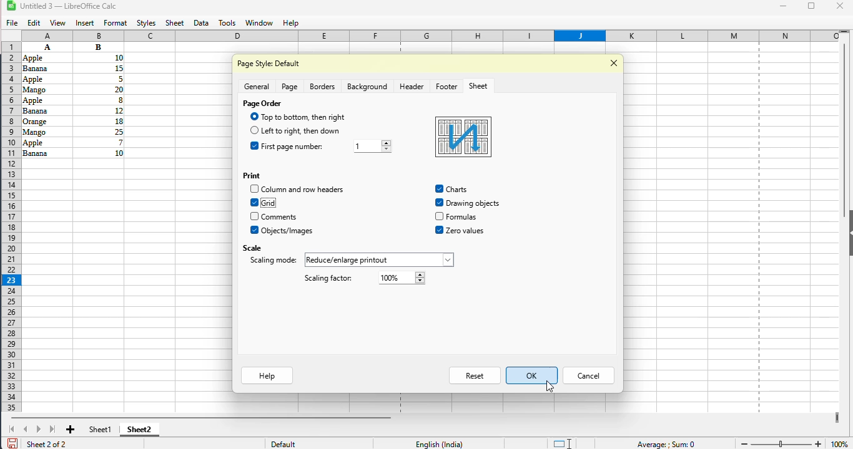 The width and height of the screenshot is (853, 449). I want to click on view, so click(57, 23).